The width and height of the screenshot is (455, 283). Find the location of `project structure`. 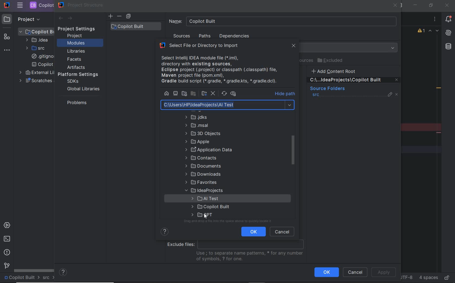

project structure is located at coordinates (81, 5).